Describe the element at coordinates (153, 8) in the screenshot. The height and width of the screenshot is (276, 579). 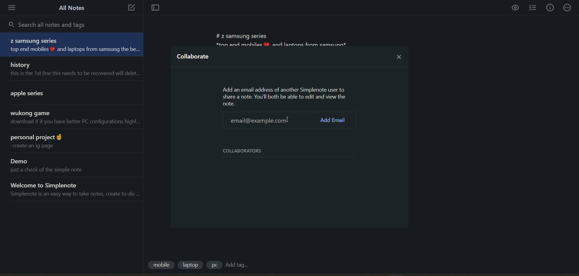
I see `toggle focus mode` at that location.